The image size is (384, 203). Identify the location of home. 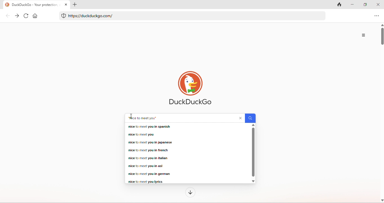
(36, 16).